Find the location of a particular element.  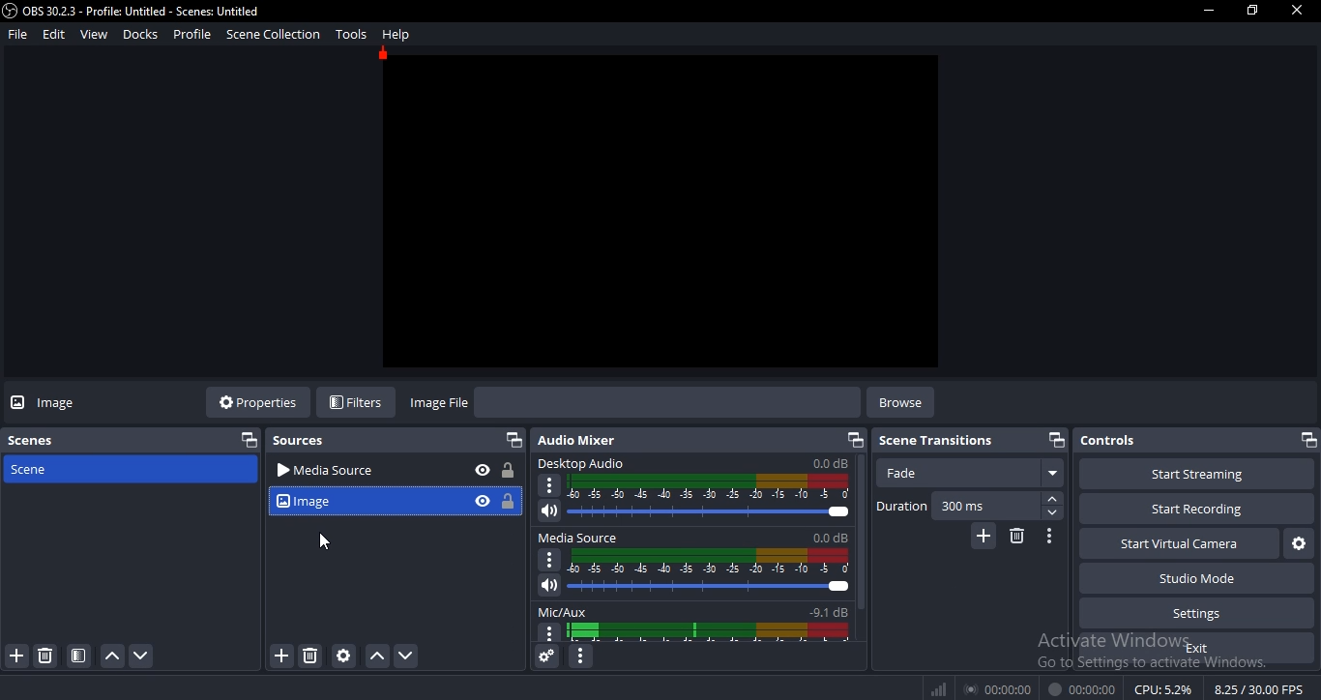

profile is located at coordinates (191, 36).